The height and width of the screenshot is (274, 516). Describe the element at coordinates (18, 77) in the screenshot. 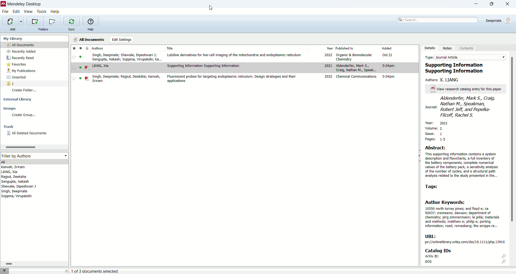

I see `unsorted` at that location.